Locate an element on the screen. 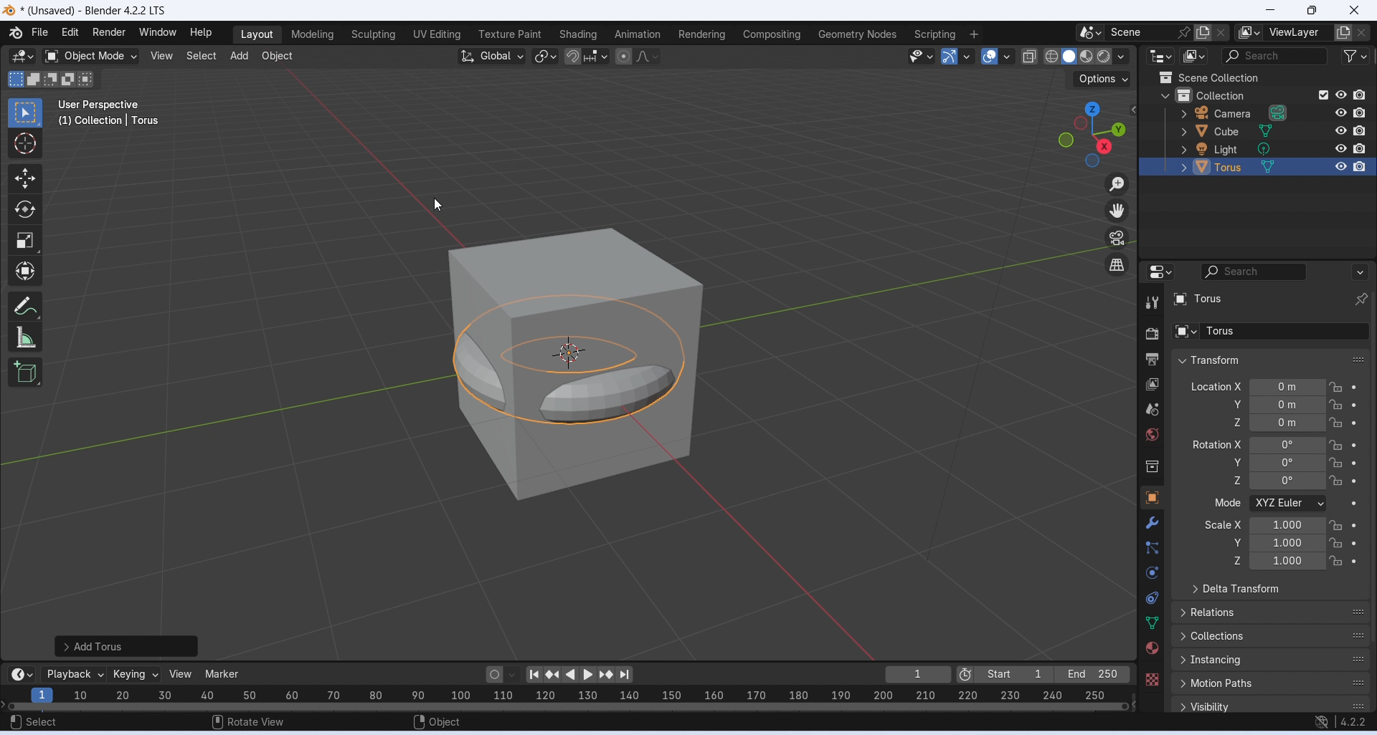 The image size is (1377, 735). Output is located at coordinates (1150, 360).